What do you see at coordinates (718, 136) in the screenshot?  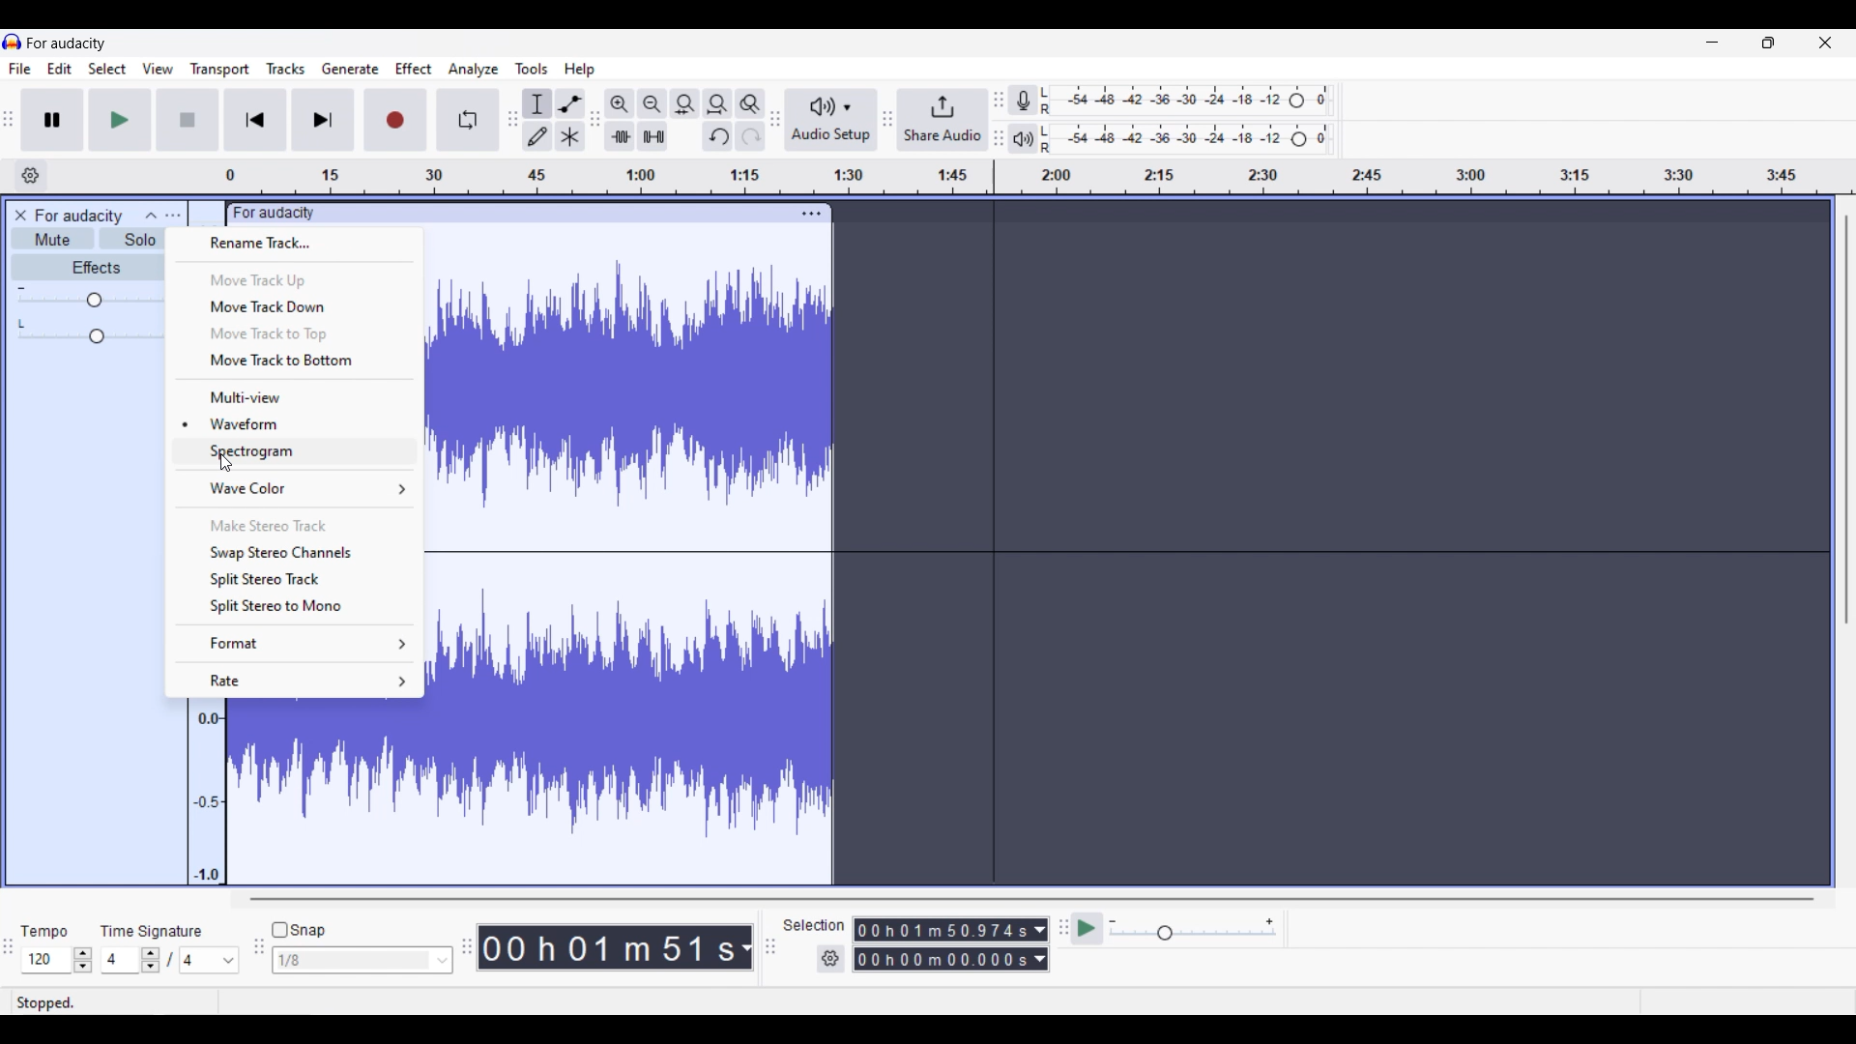 I see `Undo` at bounding box center [718, 136].